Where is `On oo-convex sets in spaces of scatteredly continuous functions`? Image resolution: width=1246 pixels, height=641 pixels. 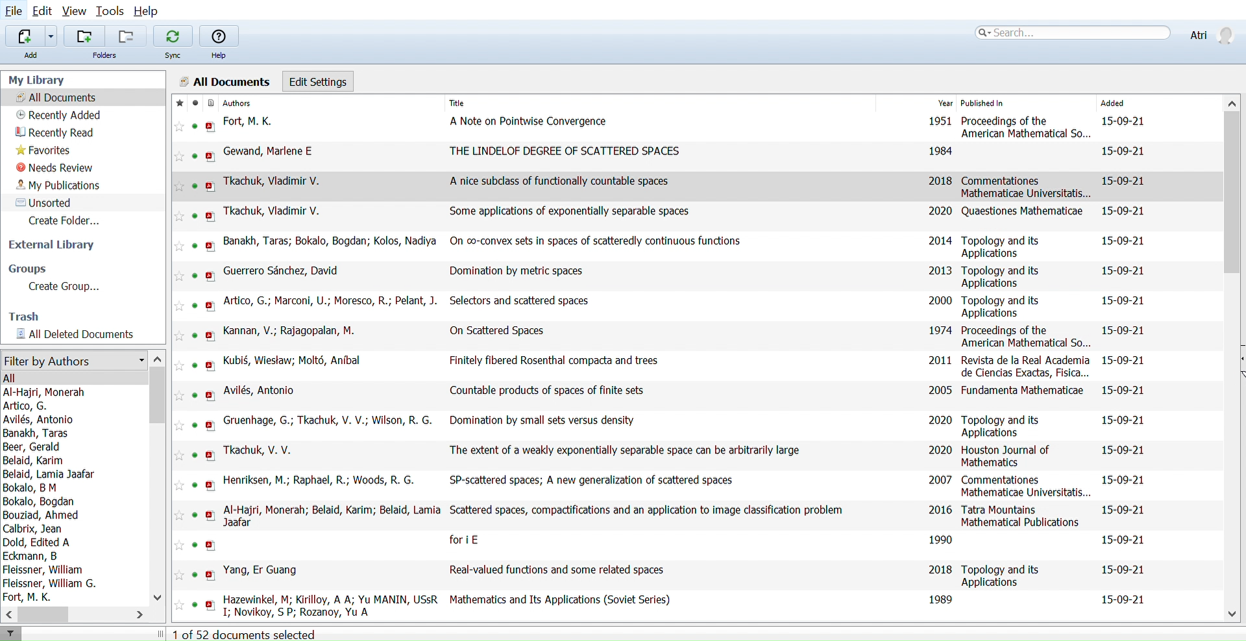 On oo-convex sets in spaces of scatteredly continuous functions is located at coordinates (602, 241).